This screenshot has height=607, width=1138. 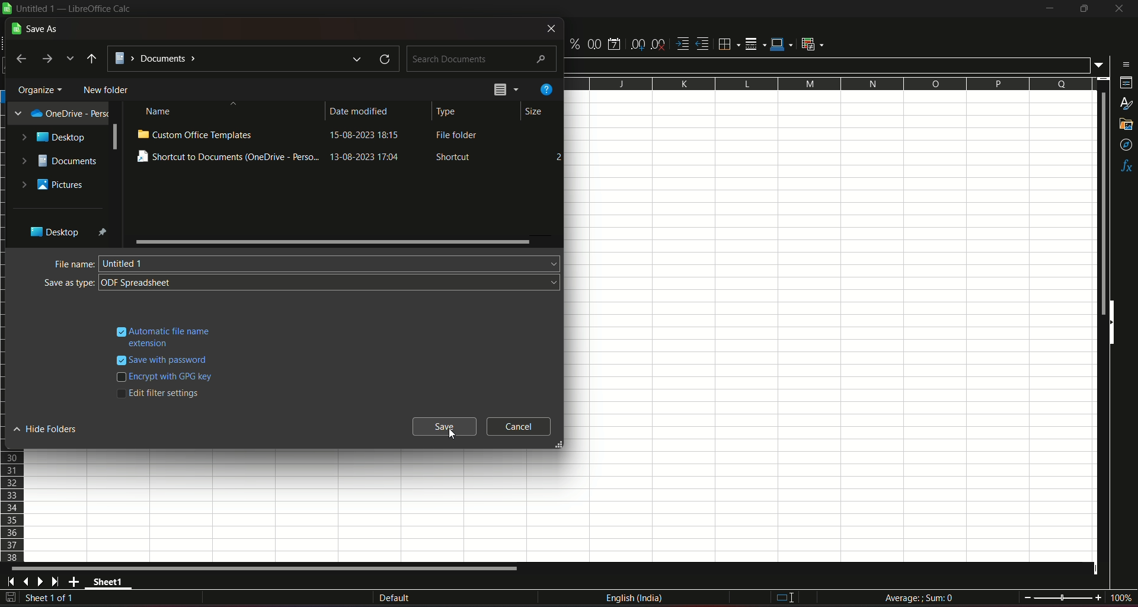 What do you see at coordinates (56, 582) in the screenshot?
I see `last sheet` at bounding box center [56, 582].